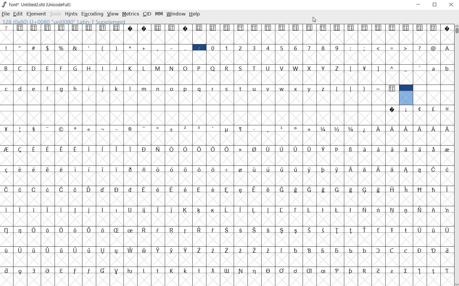 Image resolution: width=459 pixels, height=286 pixels. What do you see at coordinates (324, 230) in the screenshot?
I see `Symbol` at bounding box center [324, 230].